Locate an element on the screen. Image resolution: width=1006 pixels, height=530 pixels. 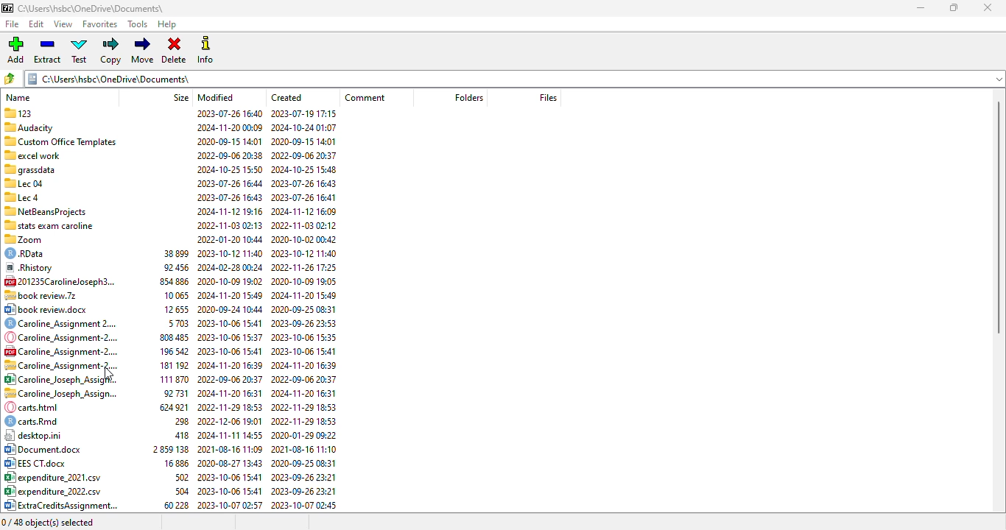
® Rhistory 92456 2024-02-2800:24 2022-11-26 17:25 is located at coordinates (169, 266).